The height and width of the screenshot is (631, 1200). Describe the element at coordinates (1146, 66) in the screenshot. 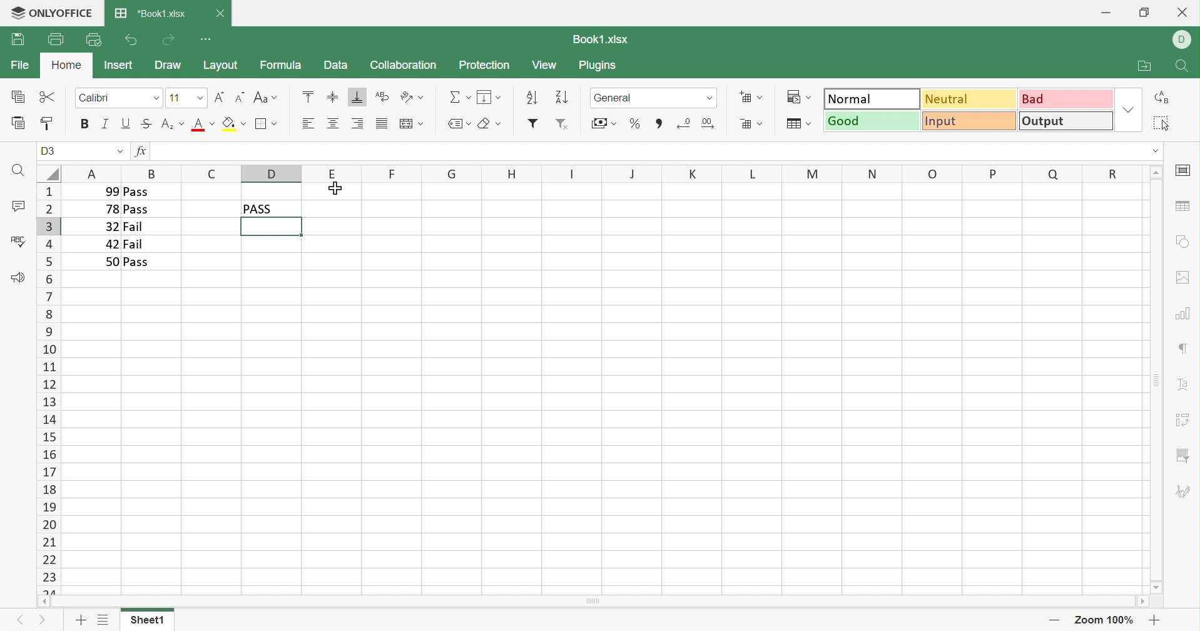

I see `Go to file location` at that location.